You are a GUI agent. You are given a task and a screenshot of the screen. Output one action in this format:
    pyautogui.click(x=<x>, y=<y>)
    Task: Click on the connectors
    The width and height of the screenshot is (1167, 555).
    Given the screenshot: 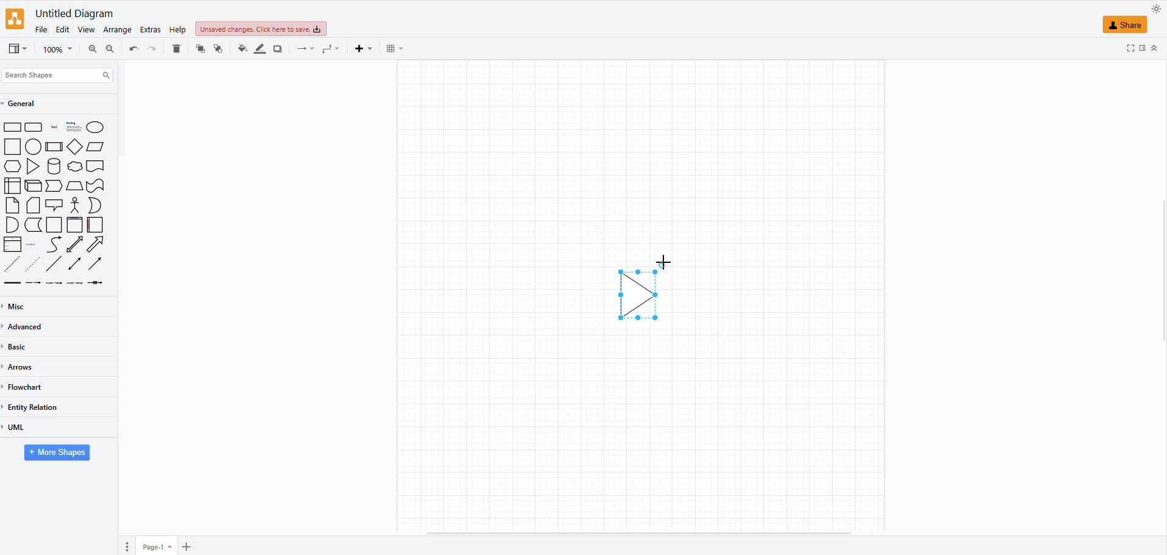 What is the action you would take?
    pyautogui.click(x=301, y=49)
    